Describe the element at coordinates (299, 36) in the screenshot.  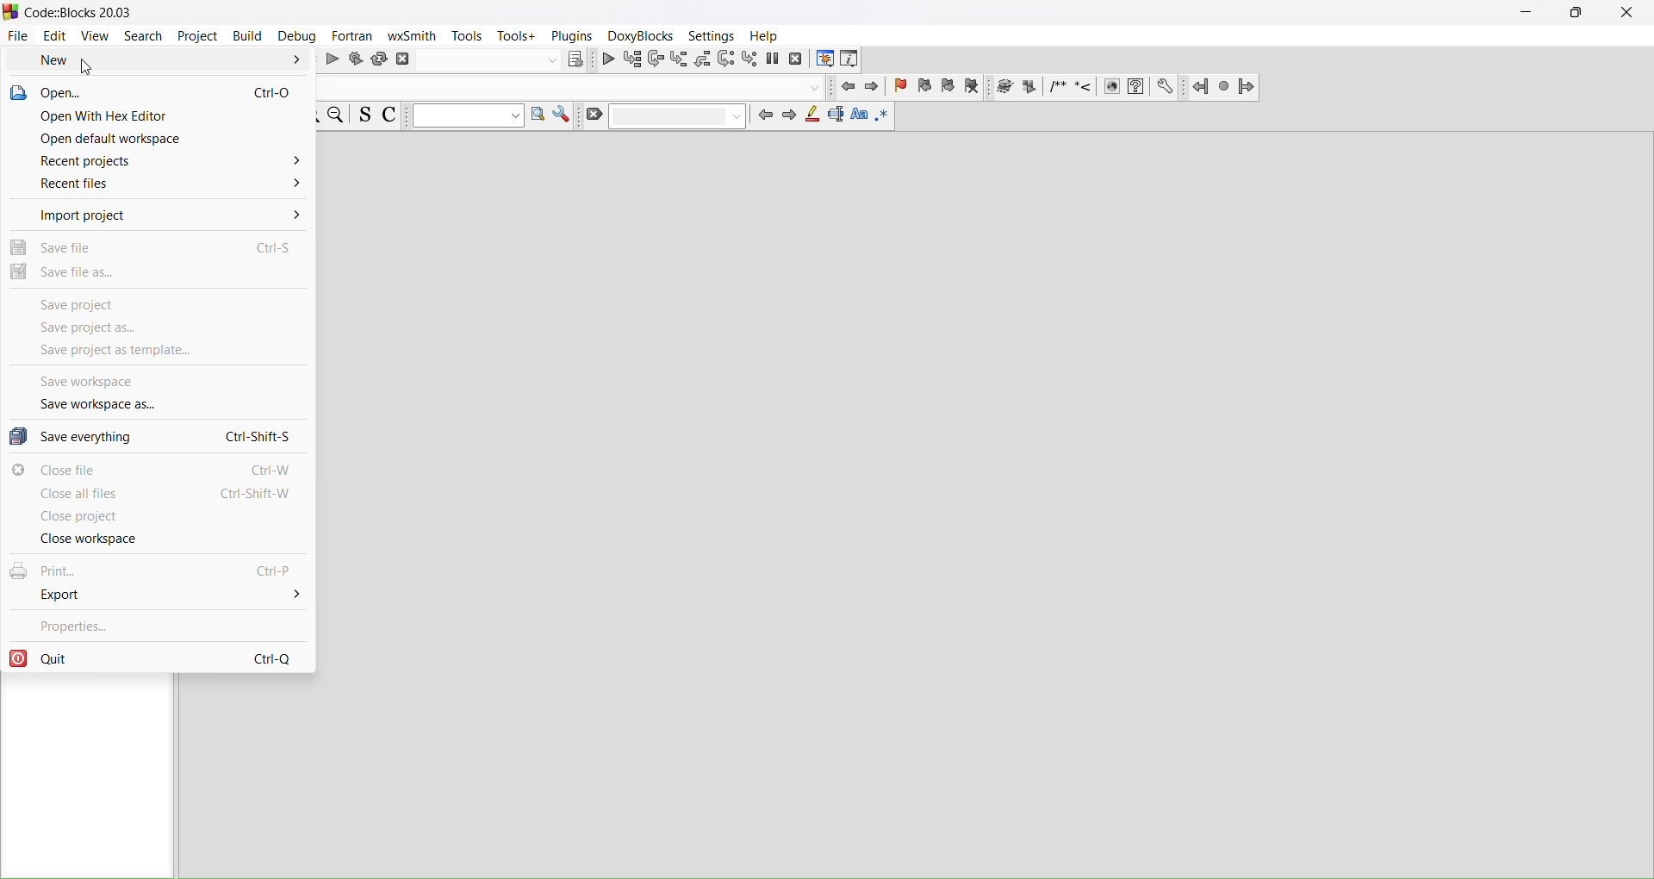
I see `debug` at that location.